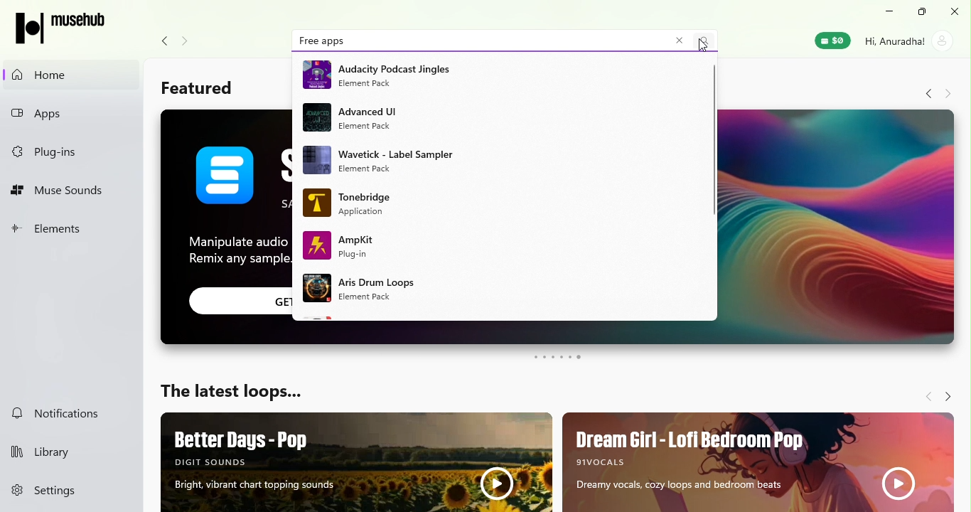  What do you see at coordinates (946, 393) in the screenshot?
I see `Navigate forward` at bounding box center [946, 393].